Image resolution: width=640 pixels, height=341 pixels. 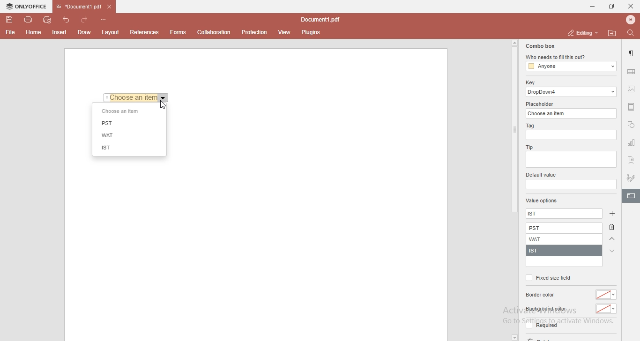 I want to click on plugins, so click(x=311, y=33).